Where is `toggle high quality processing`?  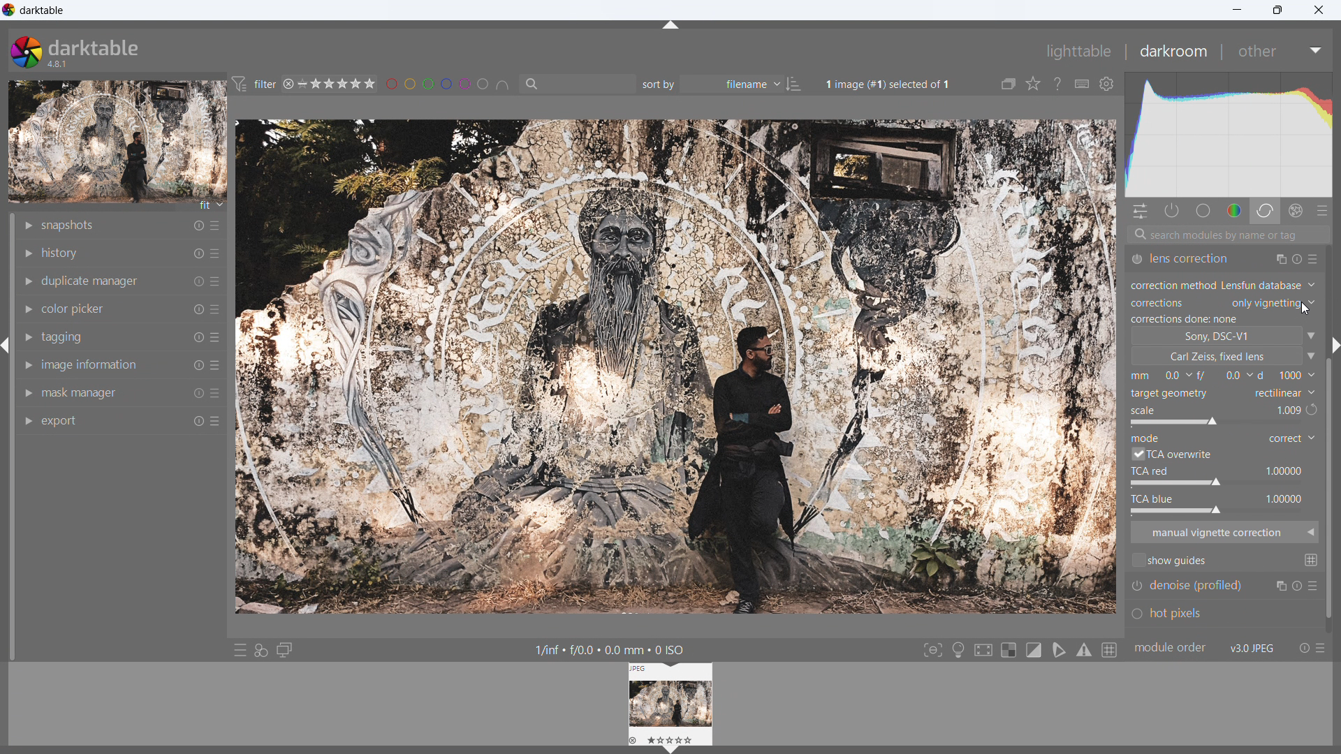 toggle high quality processing is located at coordinates (983, 650).